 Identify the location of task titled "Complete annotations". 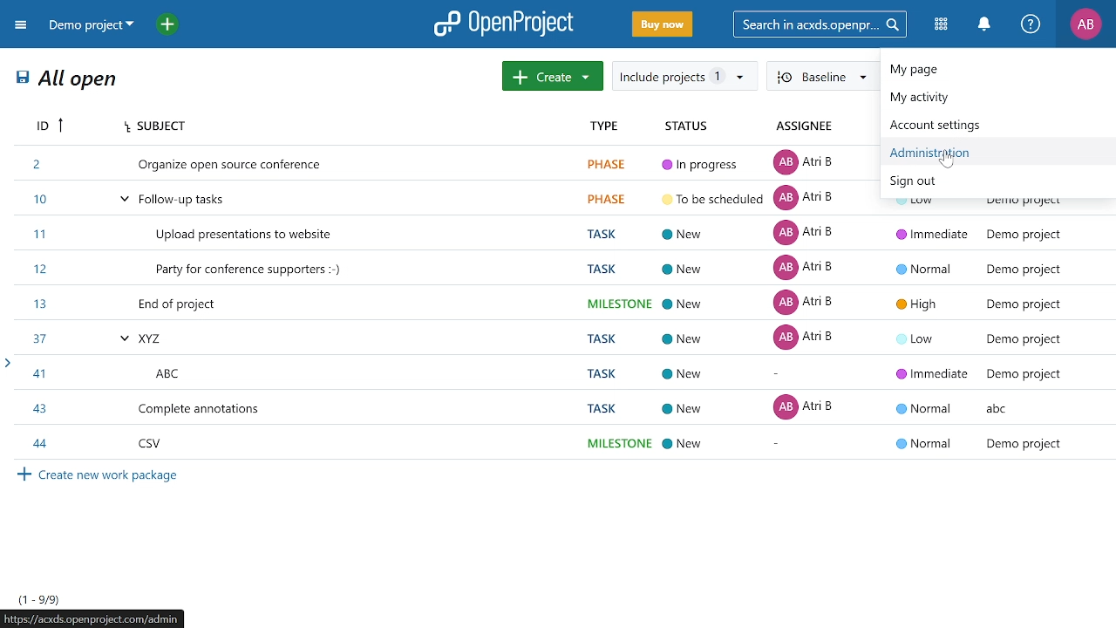
(558, 407).